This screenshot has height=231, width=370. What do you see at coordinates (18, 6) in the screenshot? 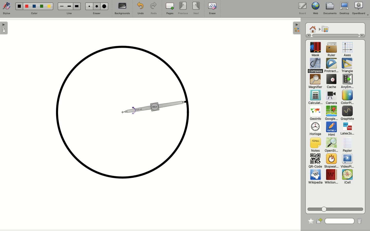
I see `color1` at bounding box center [18, 6].